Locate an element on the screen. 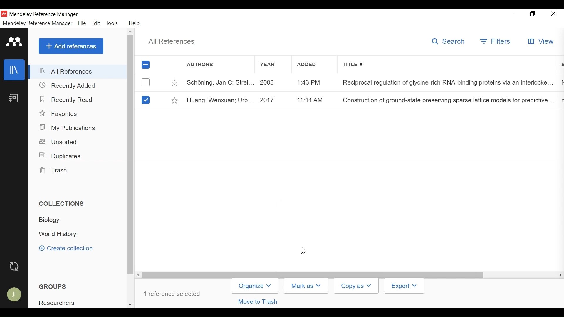  File is located at coordinates (82, 23).